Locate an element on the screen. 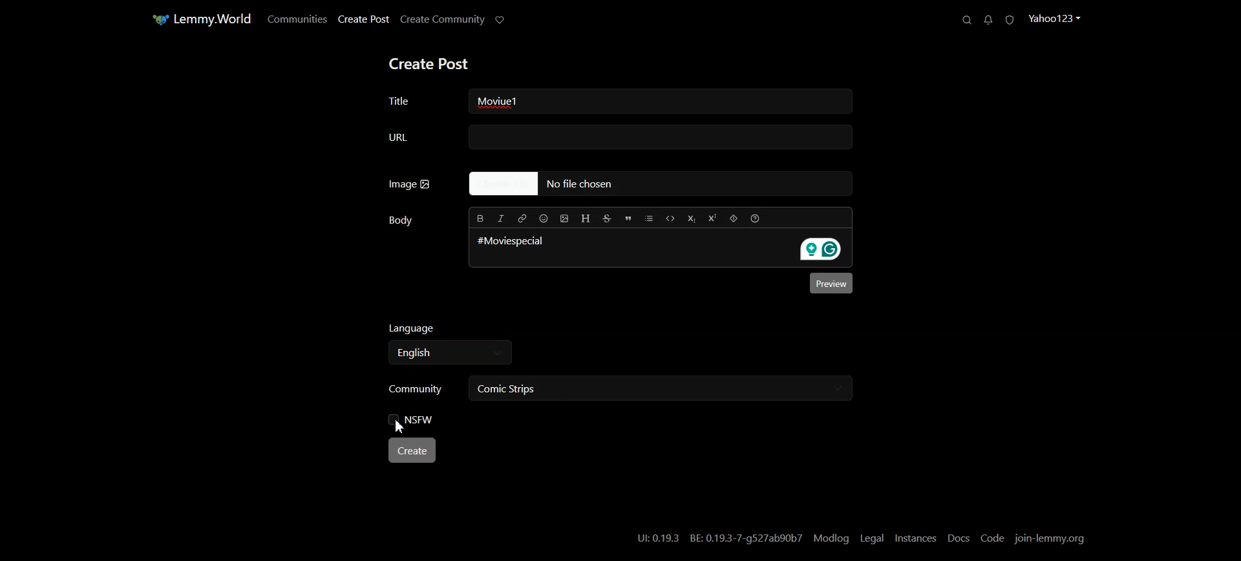 The image size is (1241, 561). Code is located at coordinates (670, 217).